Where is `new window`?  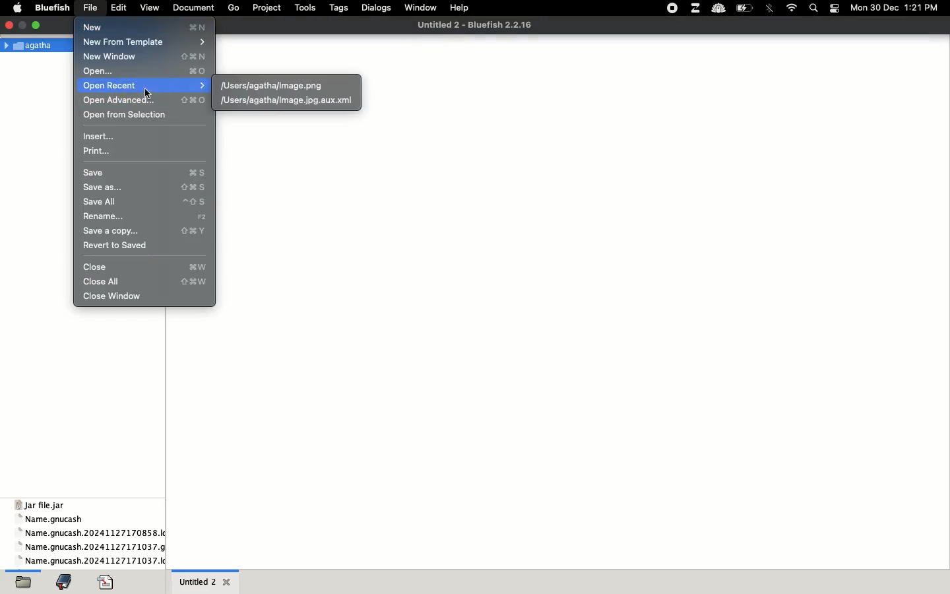 new window is located at coordinates (142, 57).